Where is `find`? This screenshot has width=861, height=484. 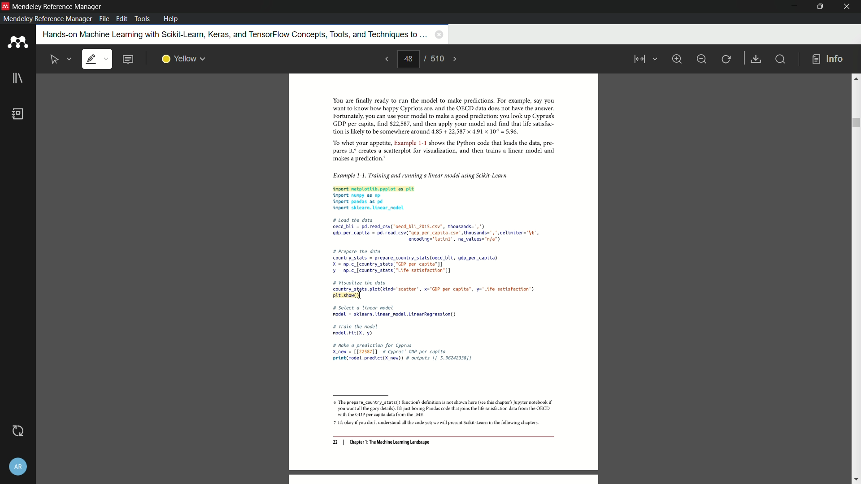 find is located at coordinates (779, 59).